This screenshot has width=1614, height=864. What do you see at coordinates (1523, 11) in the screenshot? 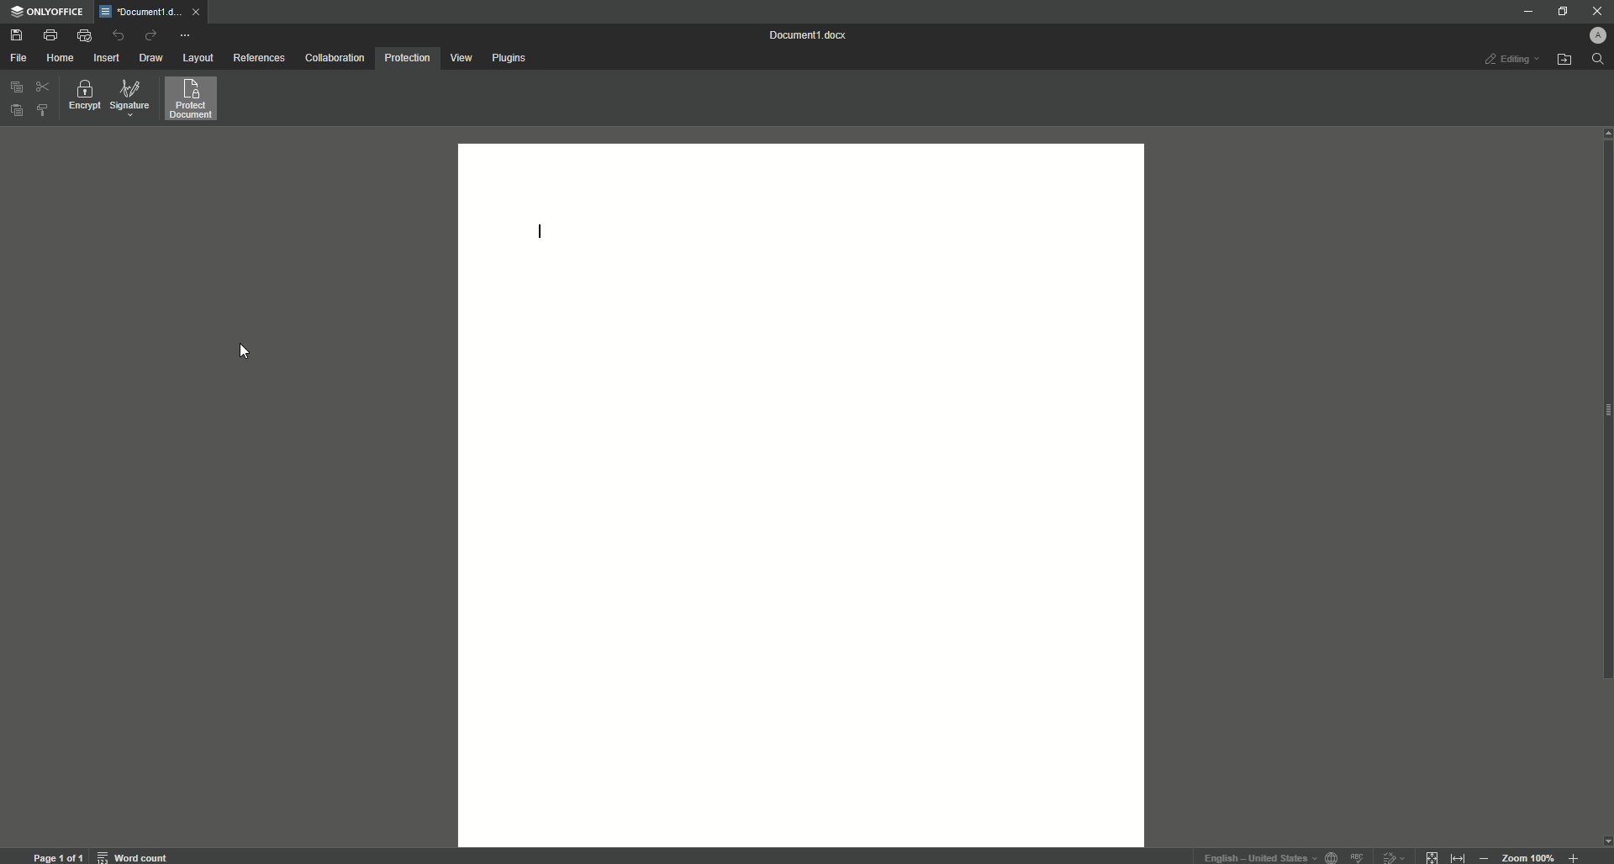
I see `Minimize` at bounding box center [1523, 11].